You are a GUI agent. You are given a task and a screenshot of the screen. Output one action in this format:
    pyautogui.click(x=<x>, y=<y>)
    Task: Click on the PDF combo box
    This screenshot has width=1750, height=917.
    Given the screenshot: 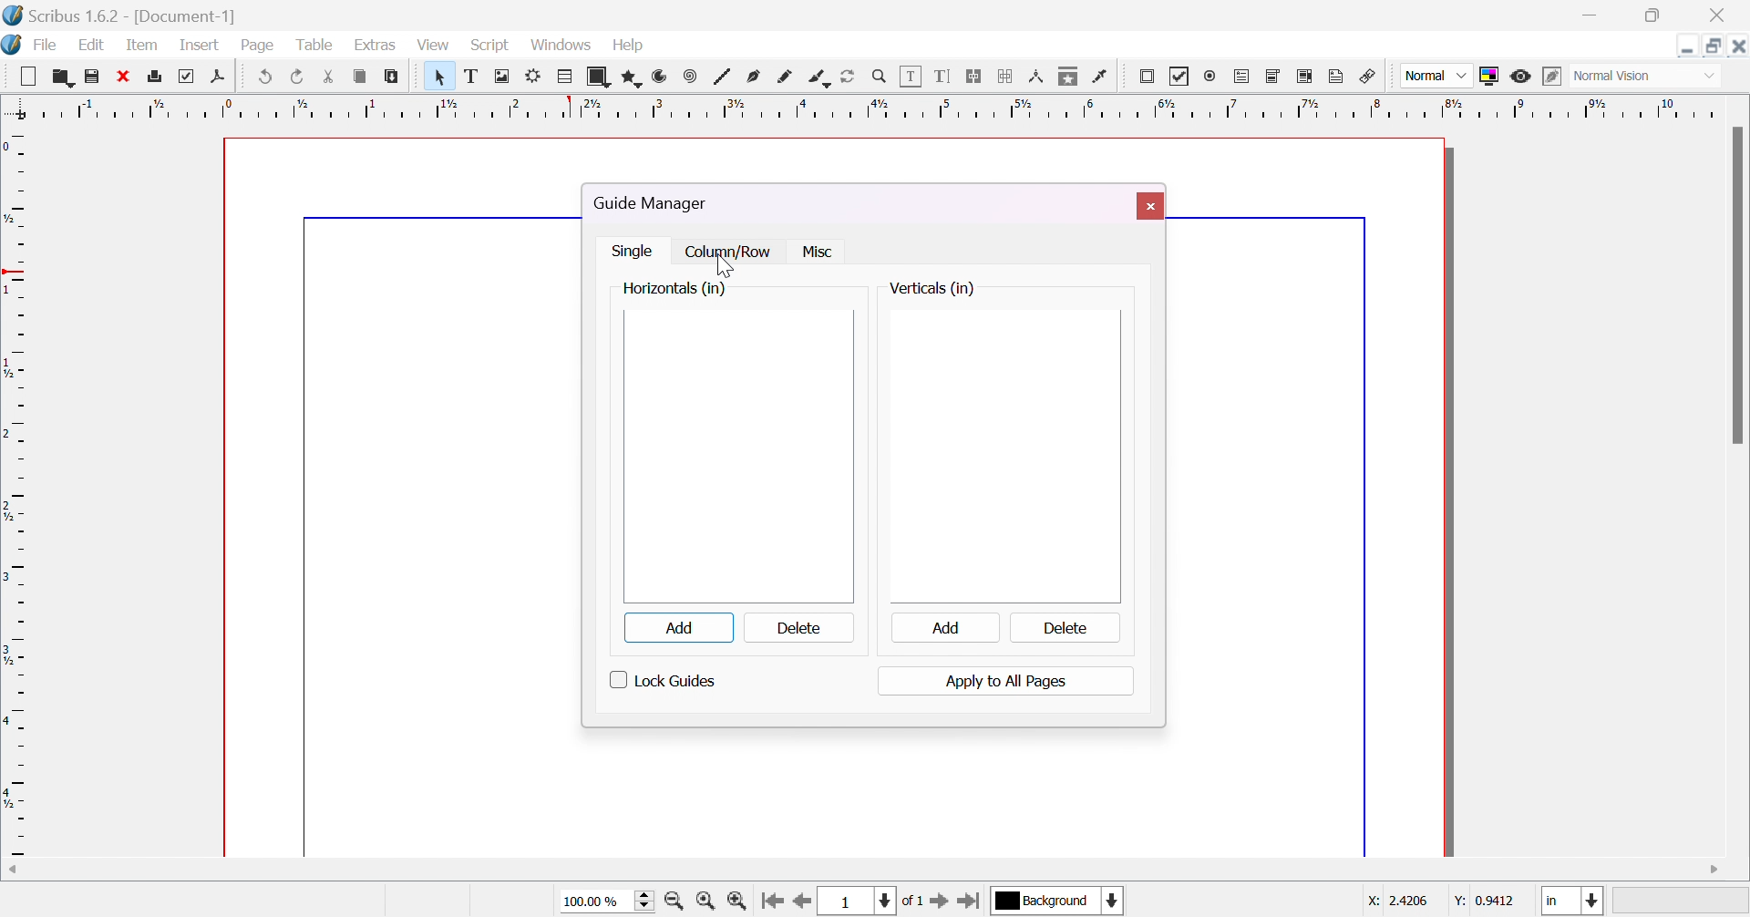 What is the action you would take?
    pyautogui.click(x=1273, y=77)
    